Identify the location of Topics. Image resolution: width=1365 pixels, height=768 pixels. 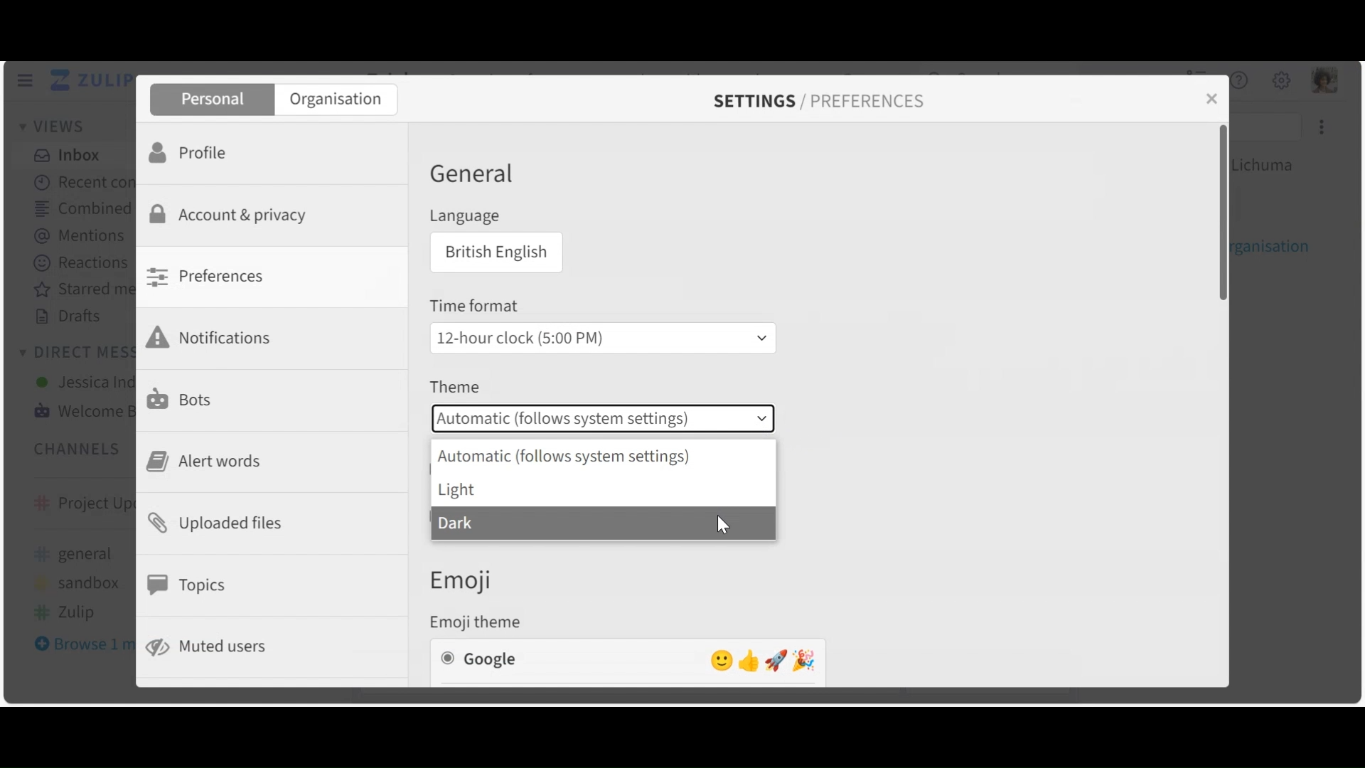
(189, 585).